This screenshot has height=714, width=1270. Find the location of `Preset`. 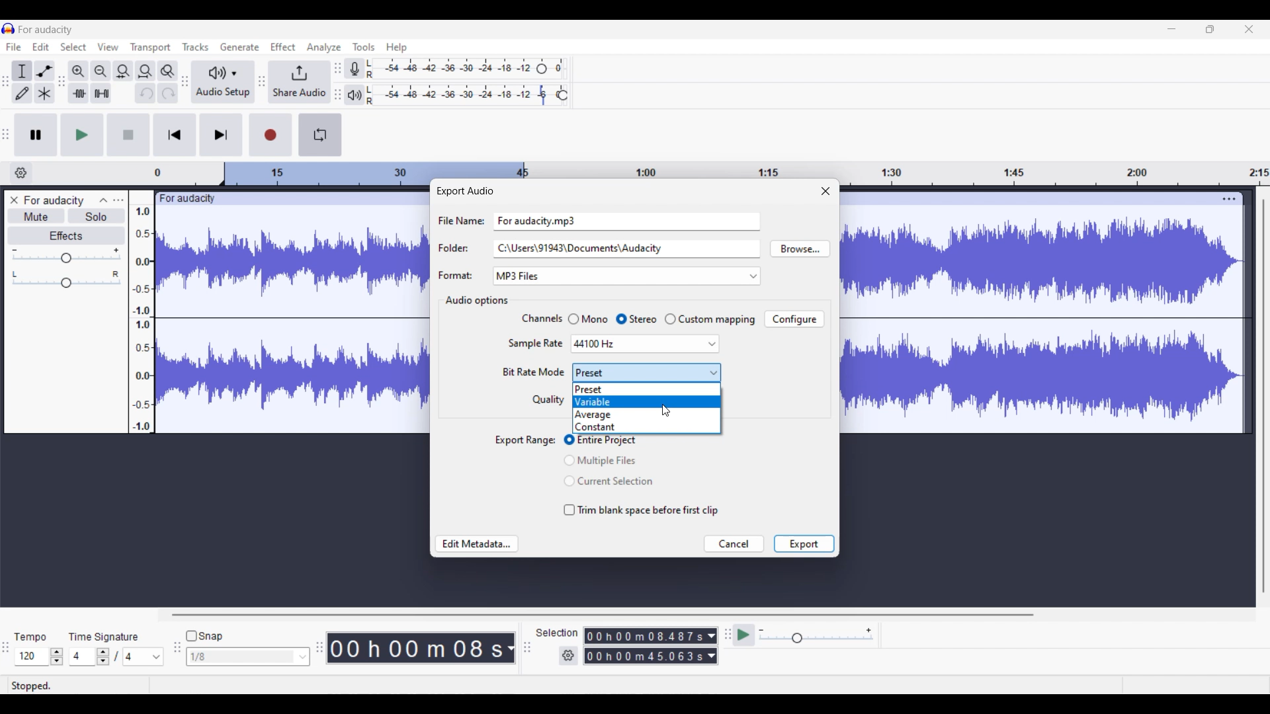

Preset is located at coordinates (647, 390).